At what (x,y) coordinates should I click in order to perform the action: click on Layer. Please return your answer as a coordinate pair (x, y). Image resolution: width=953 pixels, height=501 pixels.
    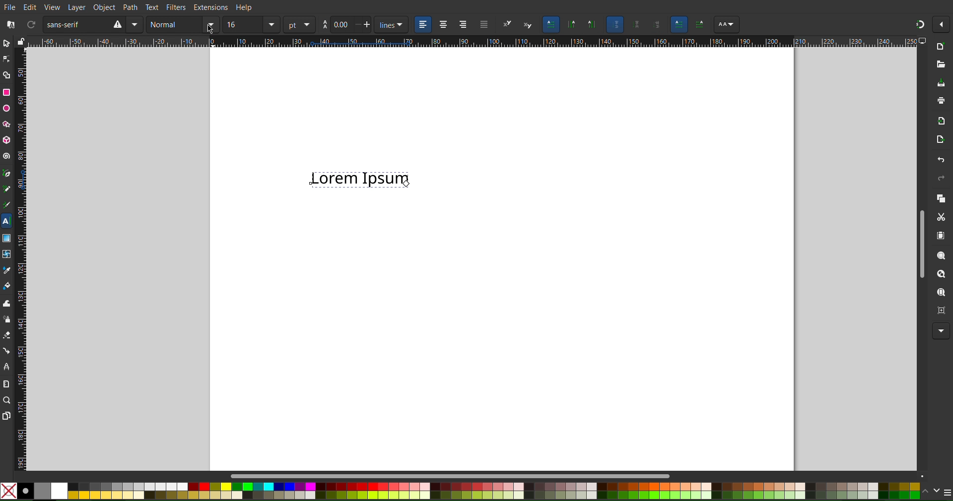
    Looking at the image, I should click on (76, 7).